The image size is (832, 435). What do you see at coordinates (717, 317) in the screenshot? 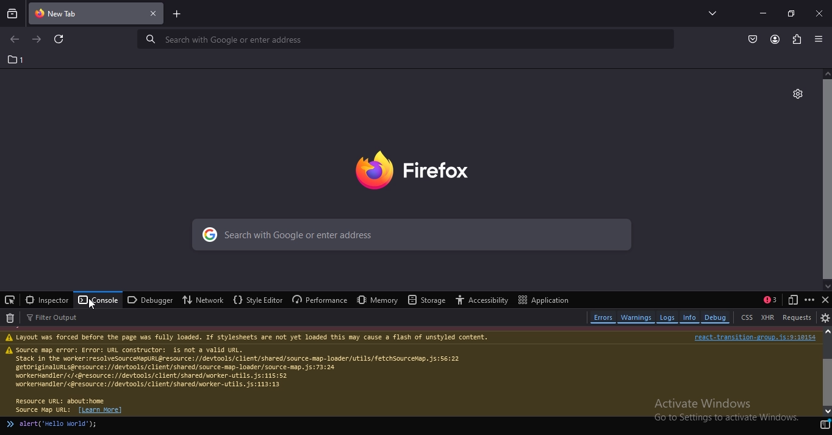
I see `debug` at bounding box center [717, 317].